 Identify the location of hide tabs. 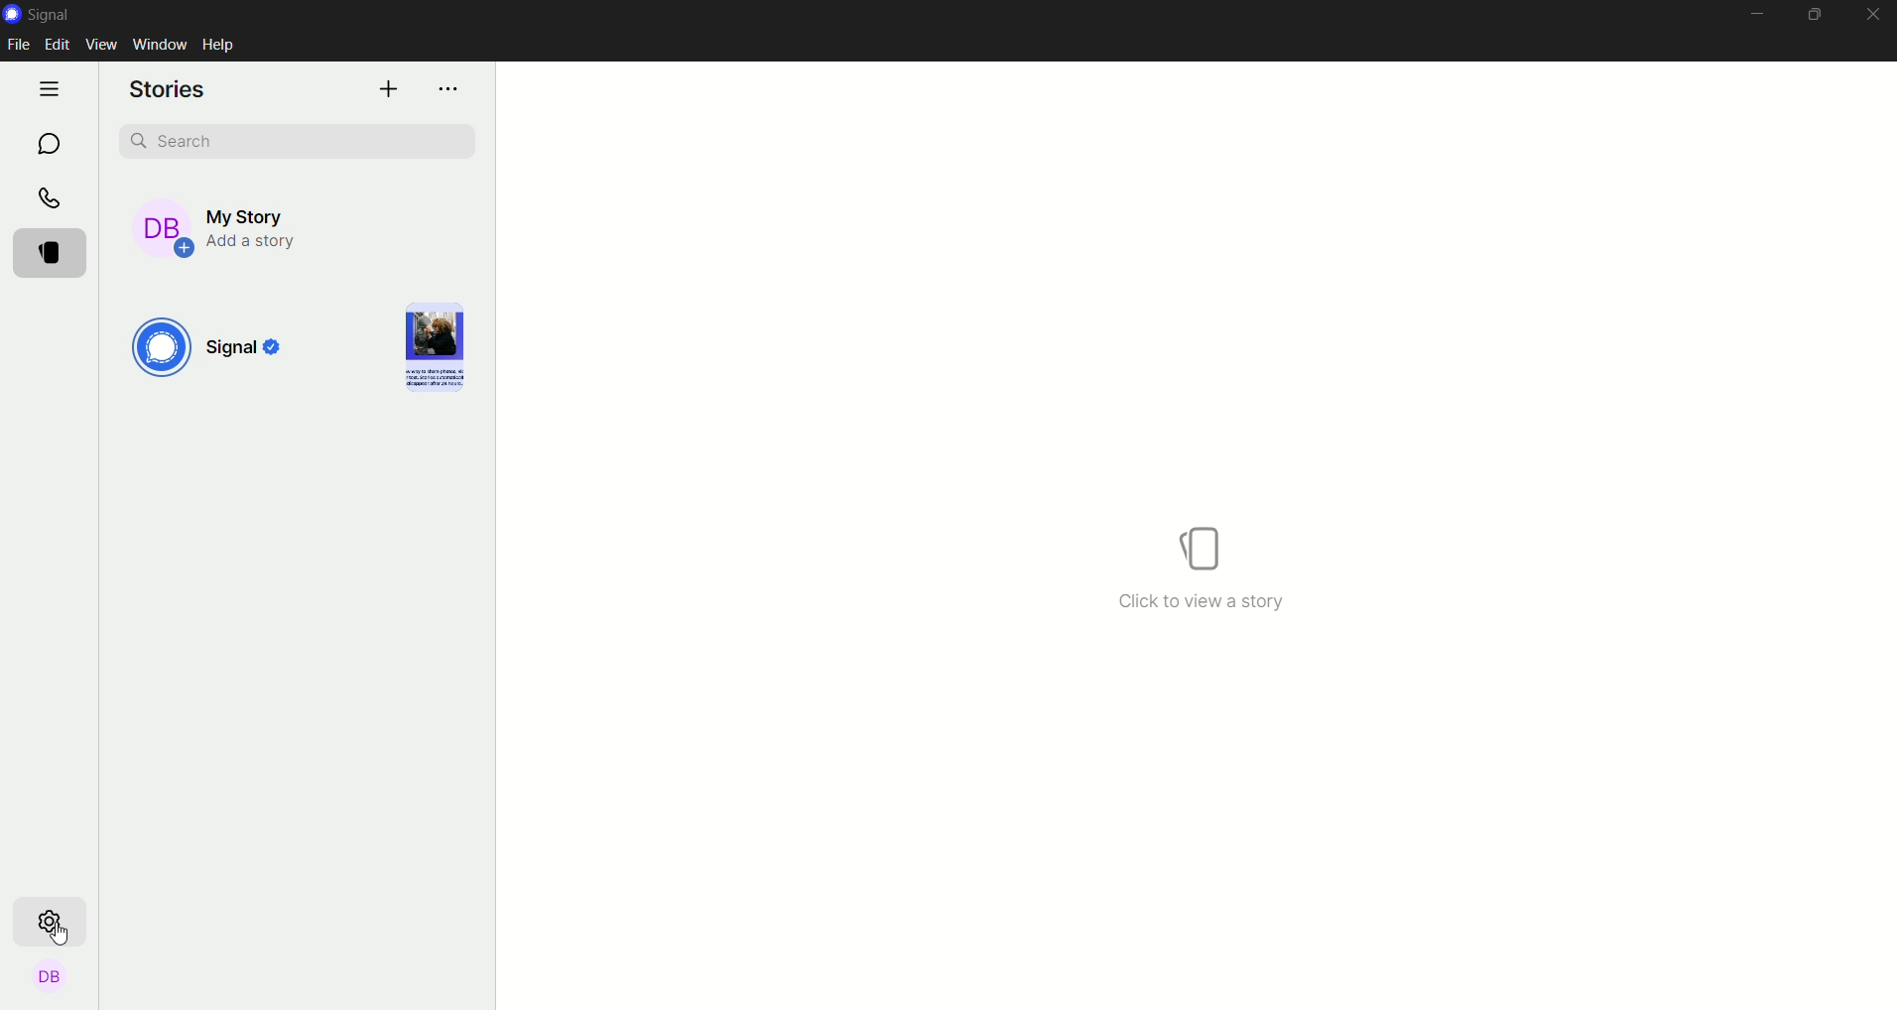
(53, 87).